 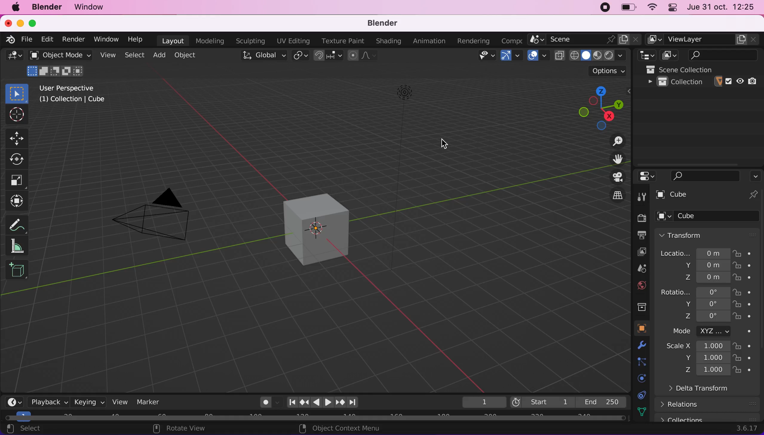 I want to click on window, so click(x=104, y=39).